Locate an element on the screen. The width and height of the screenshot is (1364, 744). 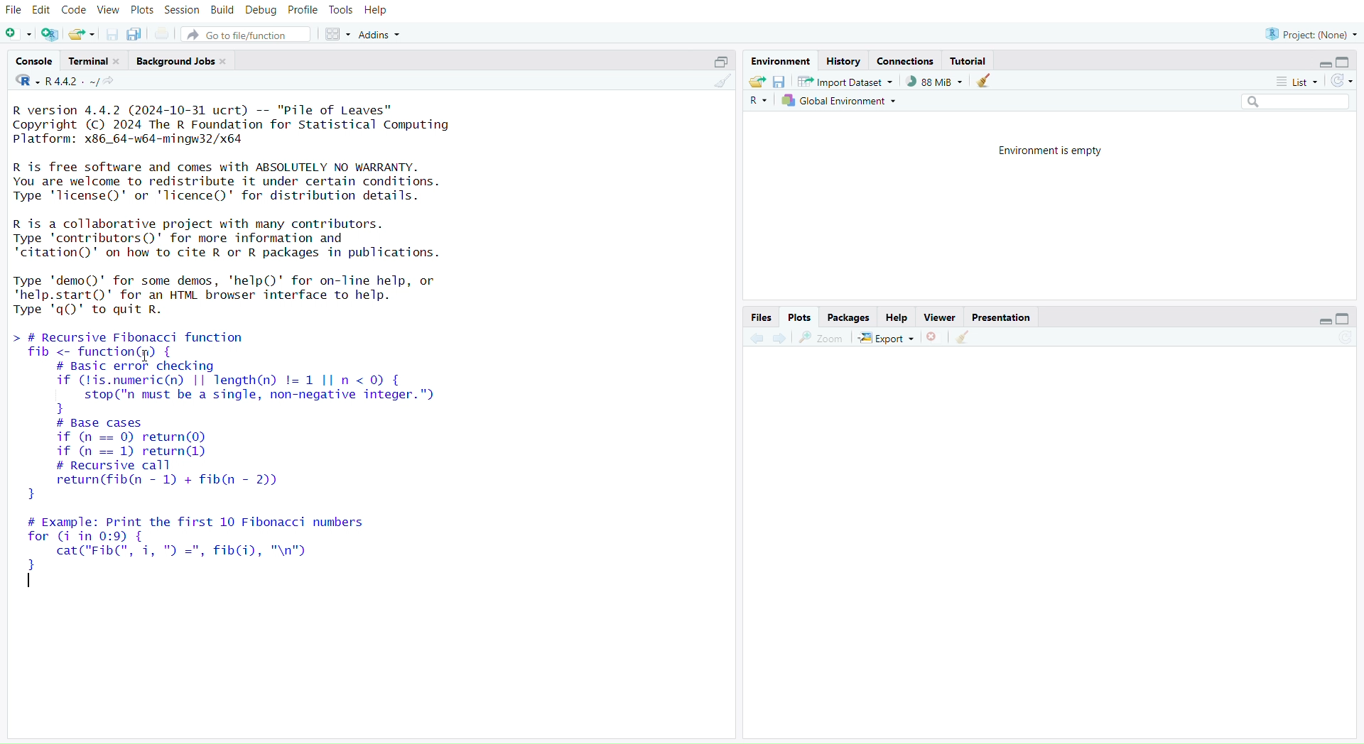
presentation is located at coordinates (1001, 318).